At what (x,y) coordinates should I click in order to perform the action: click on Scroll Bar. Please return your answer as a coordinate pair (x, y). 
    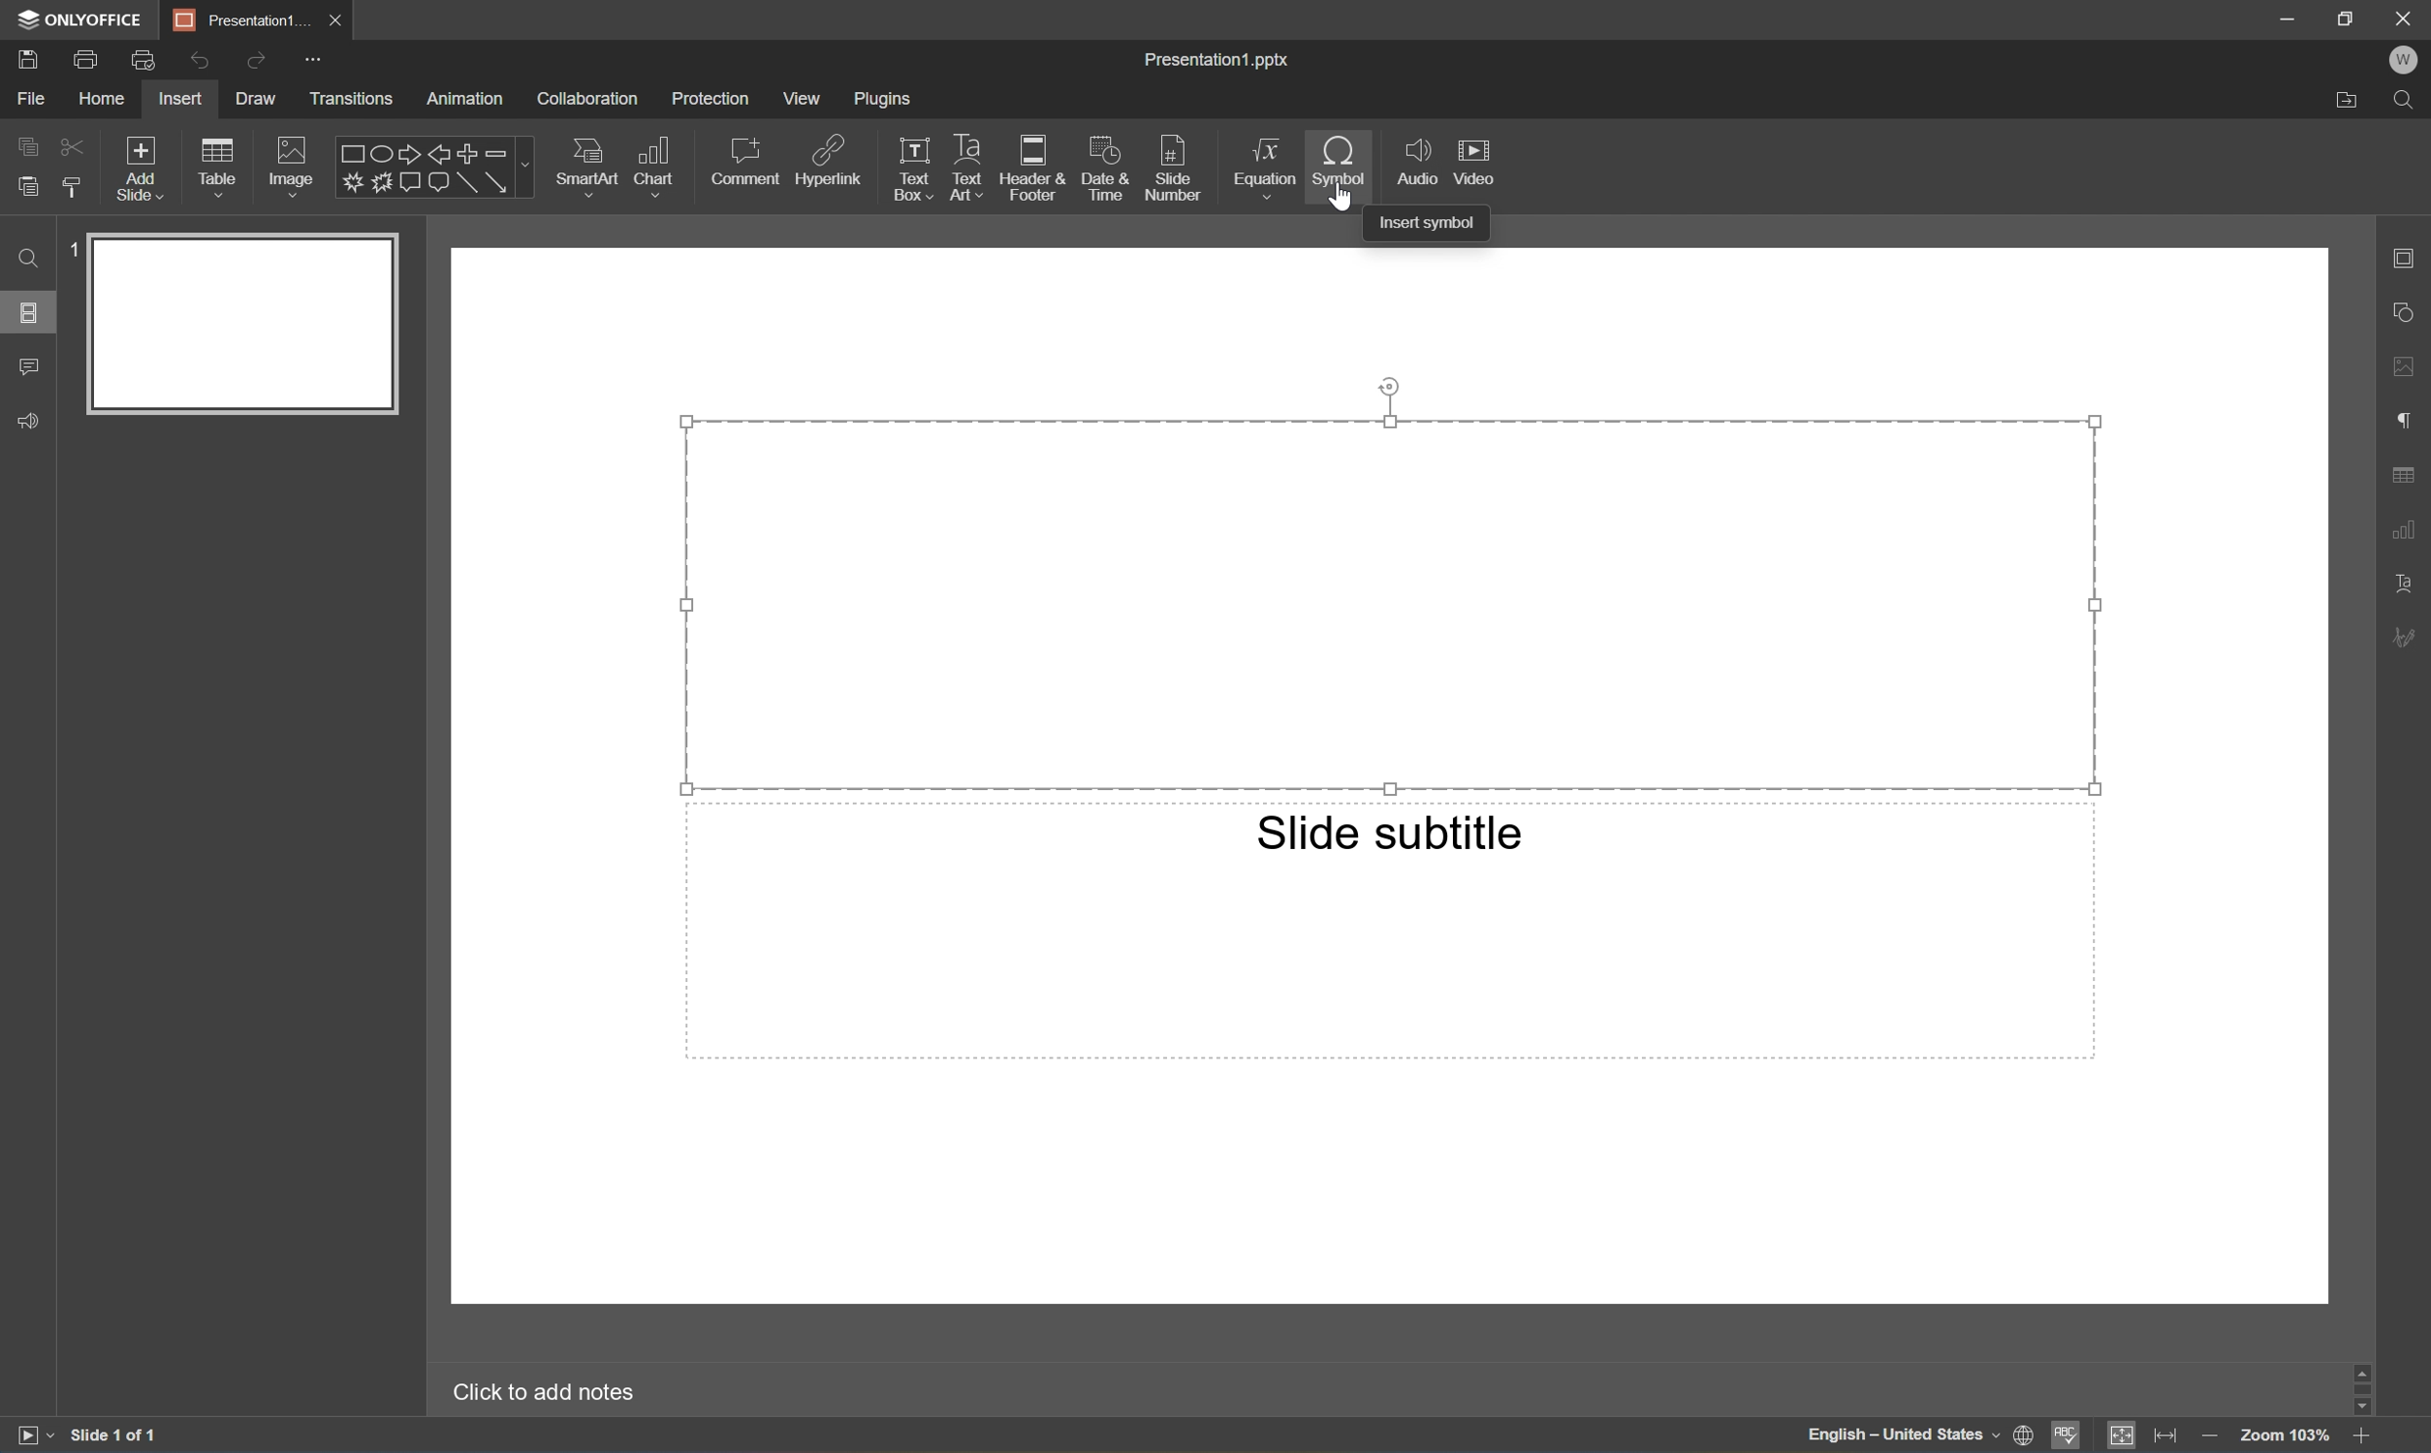
    Looking at the image, I should click on (2360, 1388).